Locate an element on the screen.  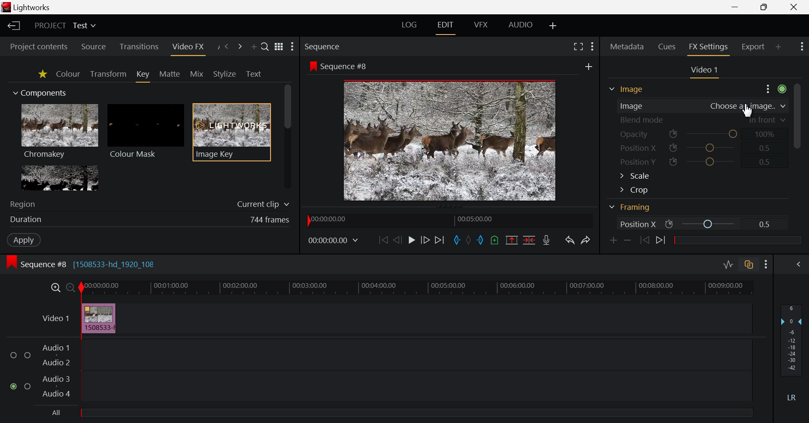
Blend mode is located at coordinates (642, 118).